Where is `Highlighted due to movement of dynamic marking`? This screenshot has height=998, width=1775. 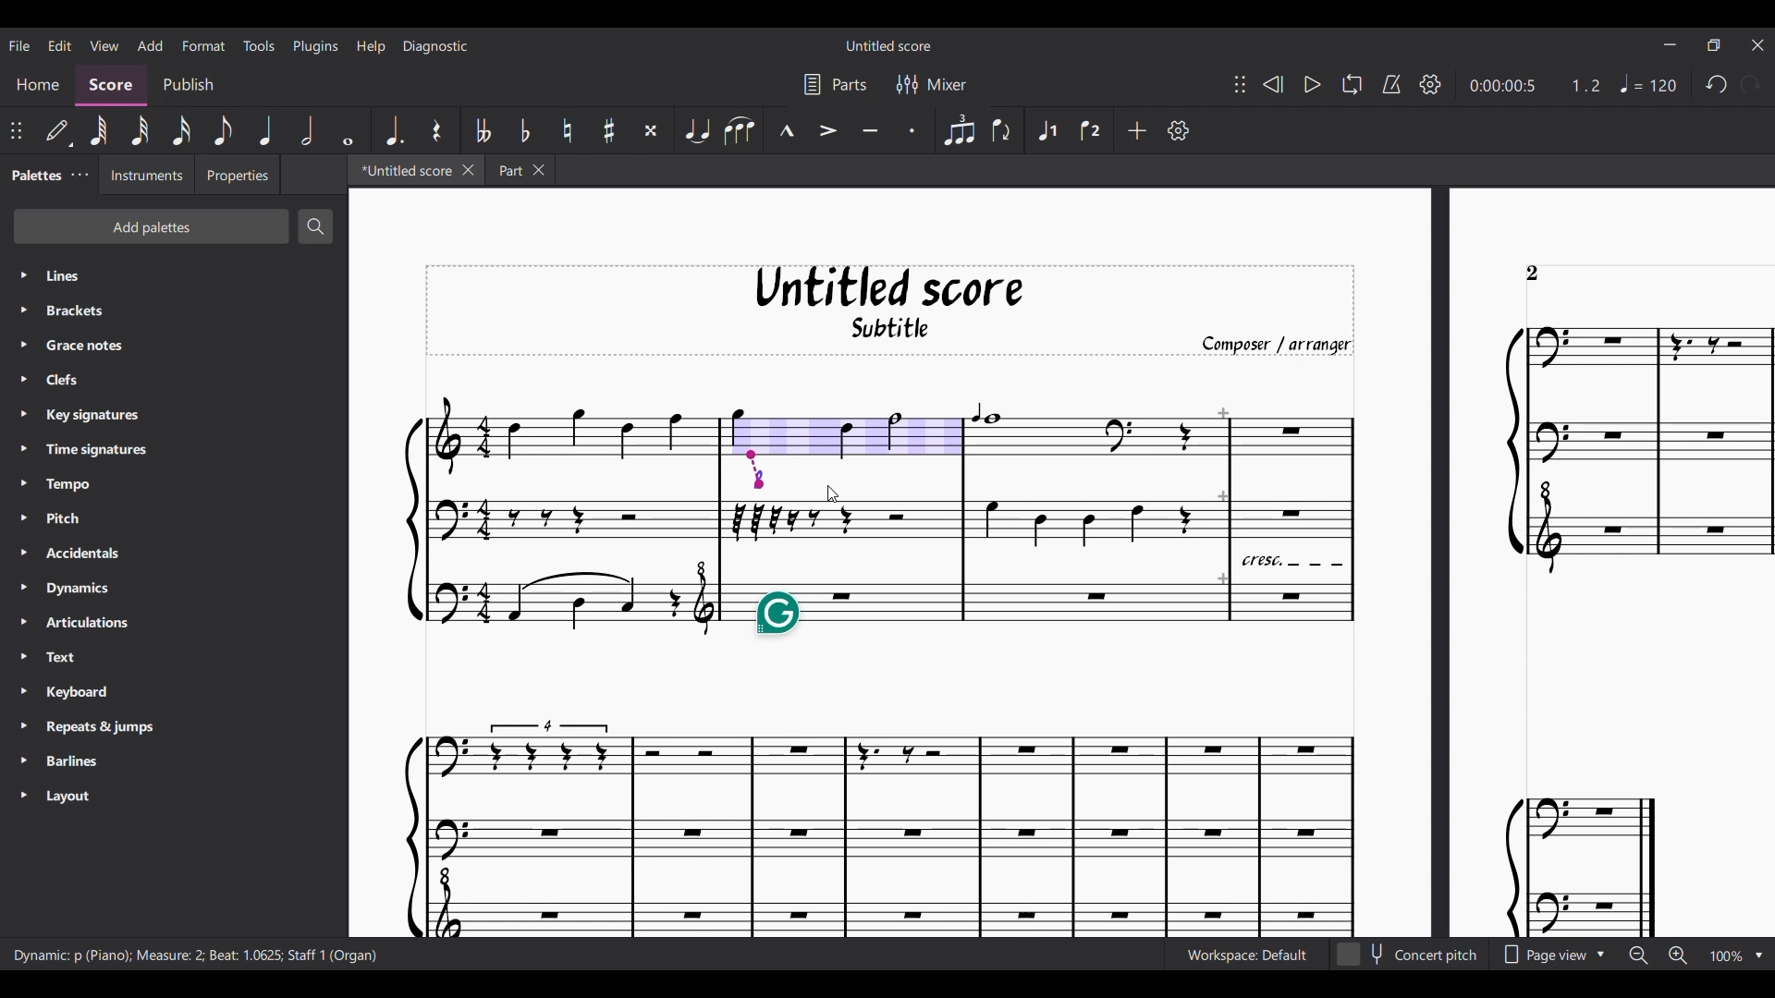
Highlighted due to movement of dynamic marking is located at coordinates (842, 433).